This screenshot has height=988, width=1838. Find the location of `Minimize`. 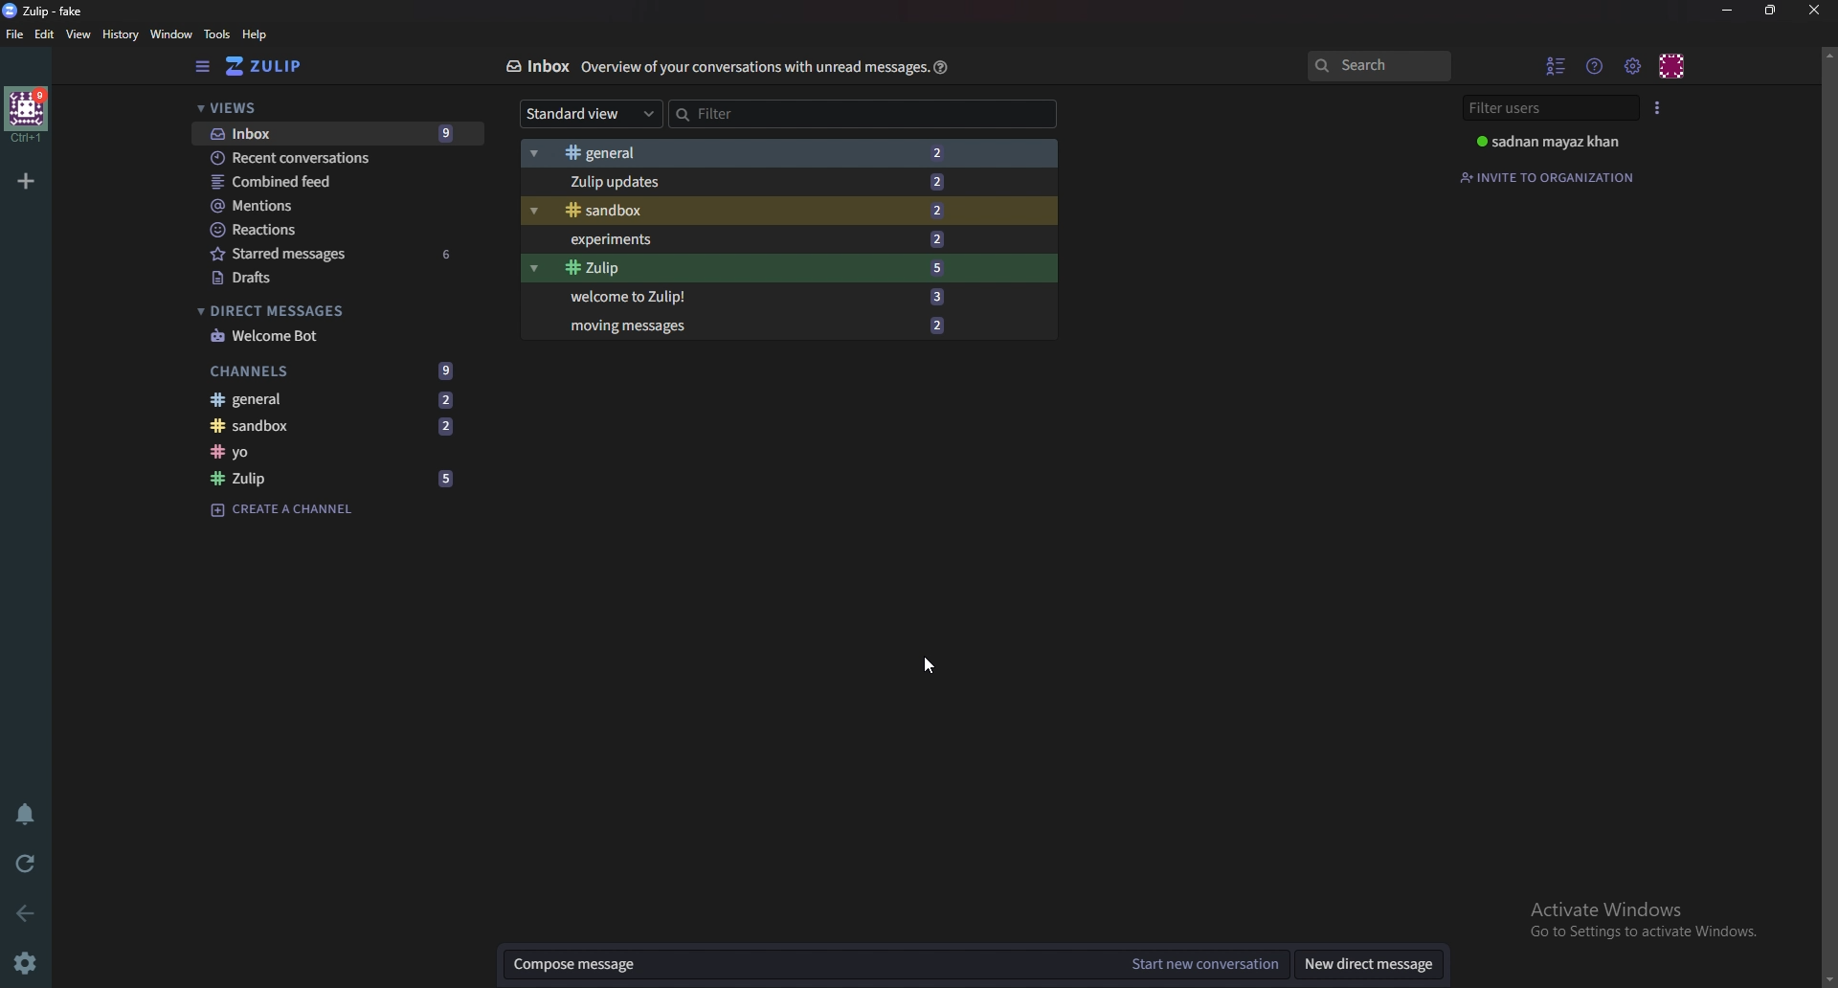

Minimize is located at coordinates (1729, 11).